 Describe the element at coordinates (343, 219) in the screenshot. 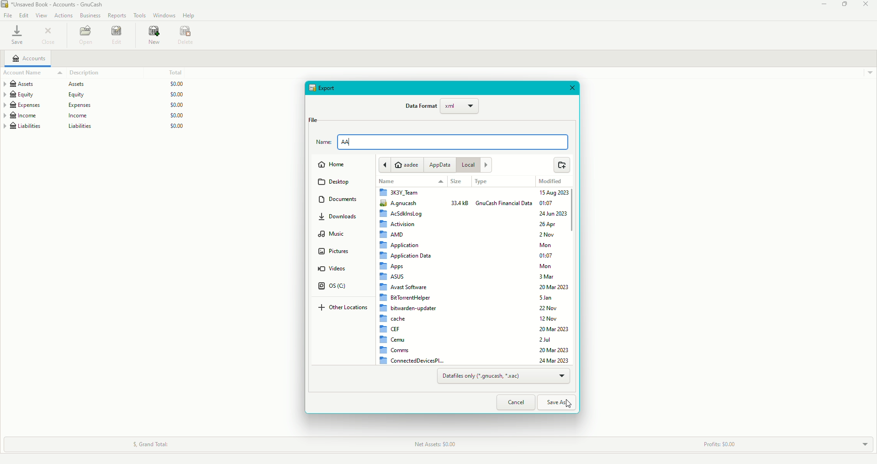

I see `Downloads` at that location.